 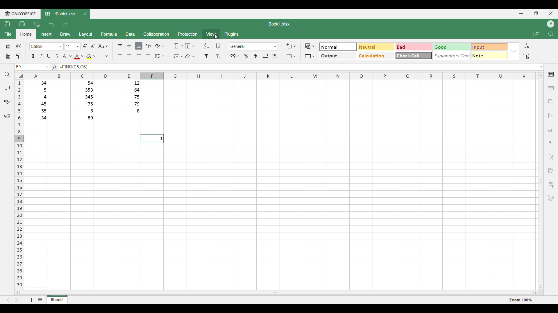 What do you see at coordinates (120, 56) in the screenshot?
I see `Left alignment` at bounding box center [120, 56].